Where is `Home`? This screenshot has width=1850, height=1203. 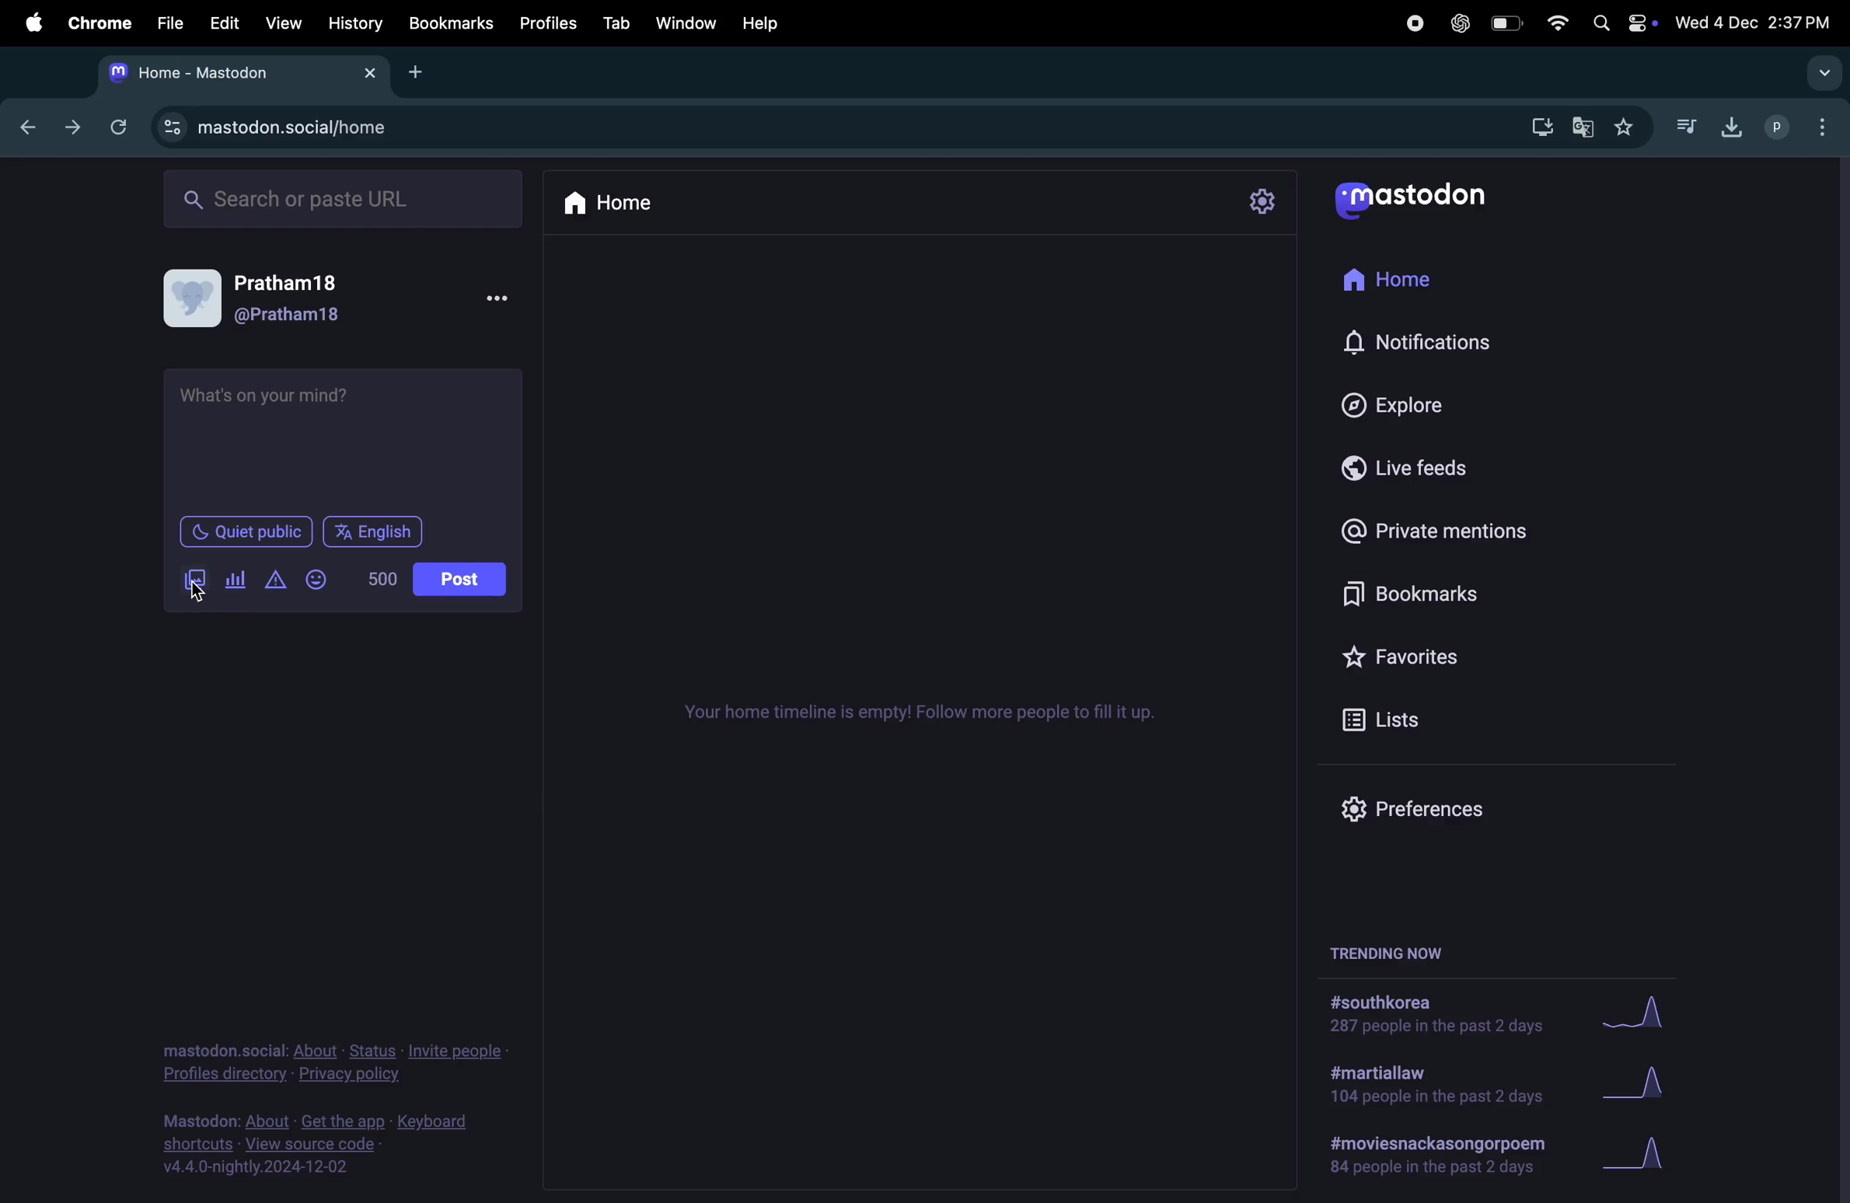
Home is located at coordinates (611, 201).